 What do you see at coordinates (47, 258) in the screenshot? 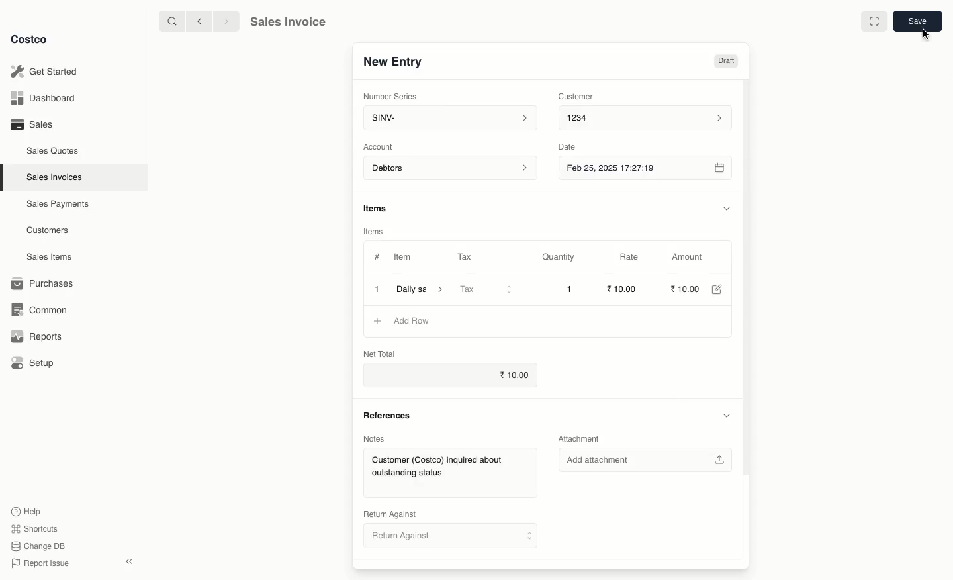
I see `Sales Items.` at bounding box center [47, 258].